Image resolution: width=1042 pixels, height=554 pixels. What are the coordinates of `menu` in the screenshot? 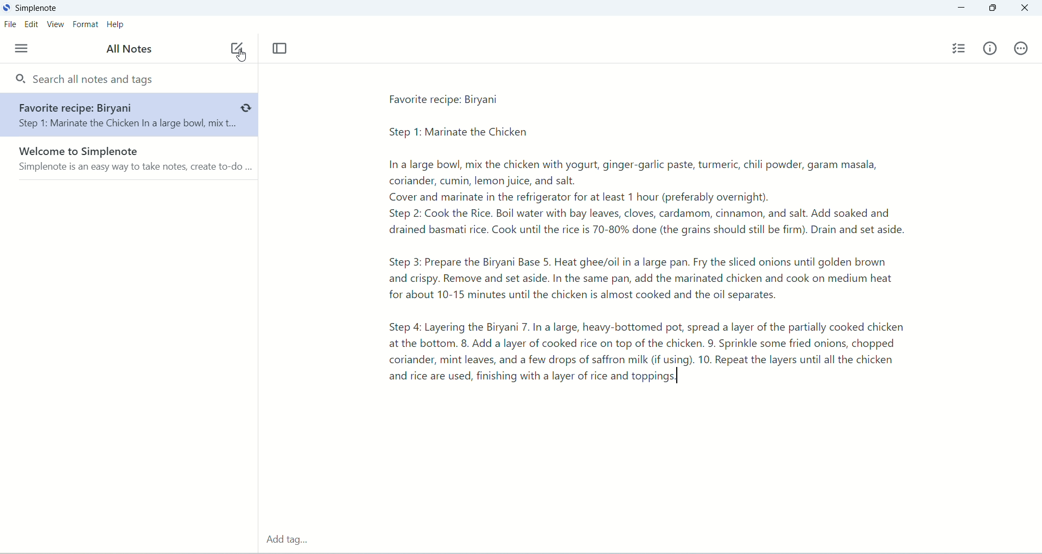 It's located at (18, 48).